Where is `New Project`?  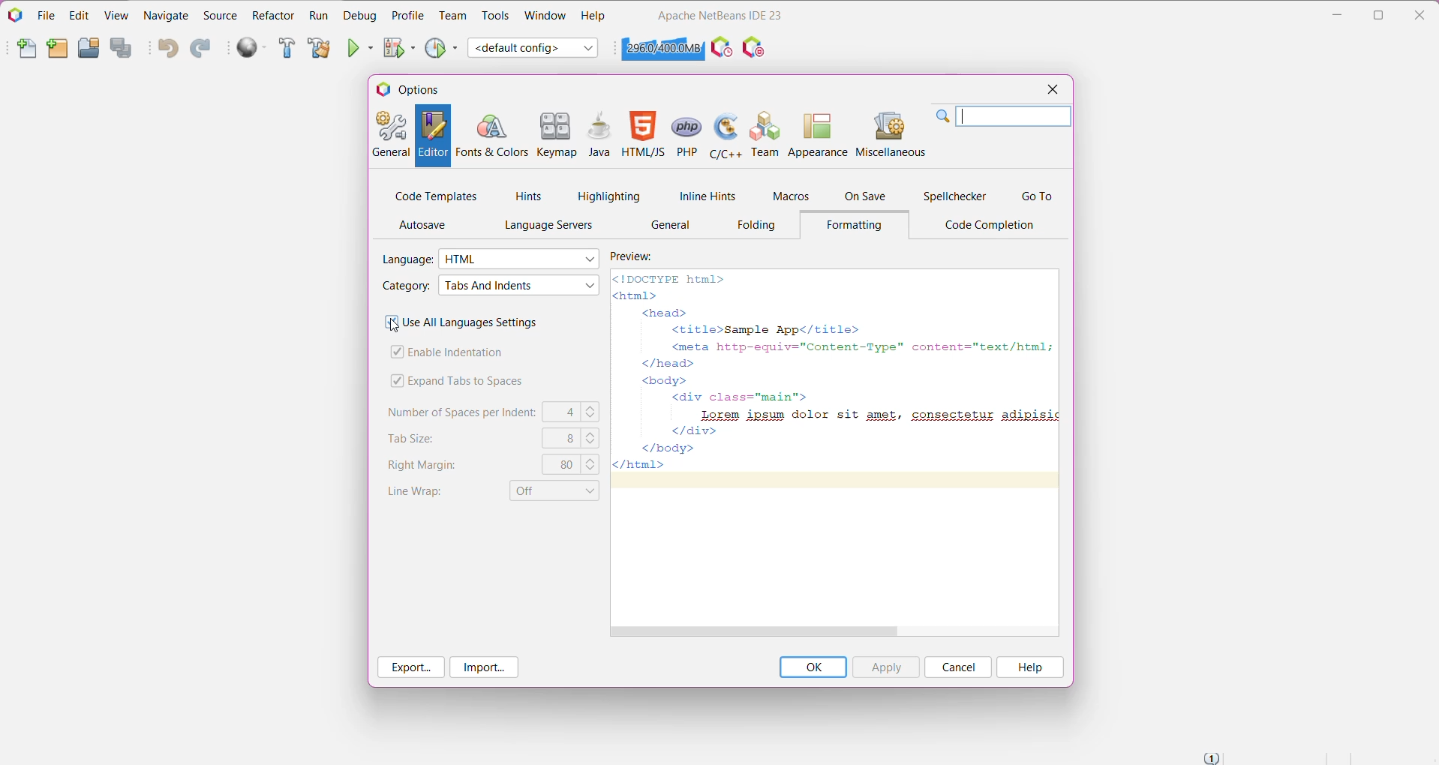 New Project is located at coordinates (57, 49).